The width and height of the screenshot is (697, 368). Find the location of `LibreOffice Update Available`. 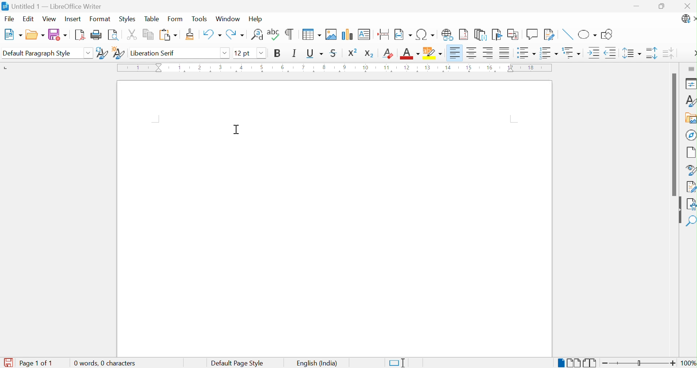

LibreOffice Update Available is located at coordinates (688, 20).